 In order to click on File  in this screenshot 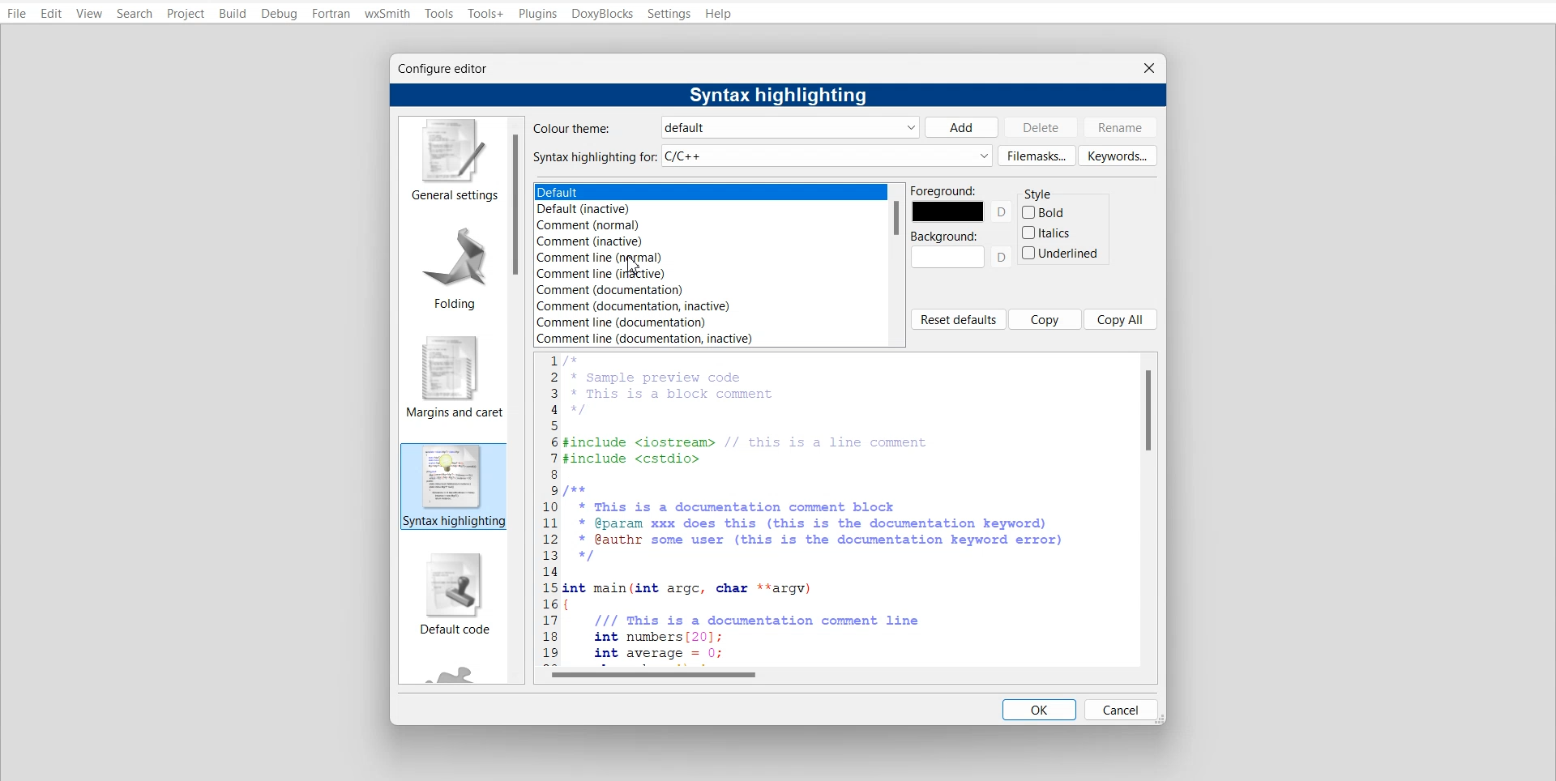, I will do `click(16, 14)`.